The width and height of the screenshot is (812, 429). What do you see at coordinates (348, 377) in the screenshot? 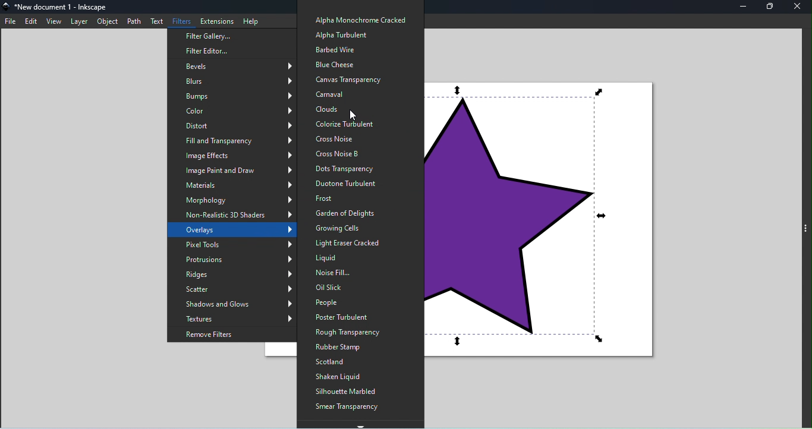
I see `Shaken liquid` at bounding box center [348, 377].